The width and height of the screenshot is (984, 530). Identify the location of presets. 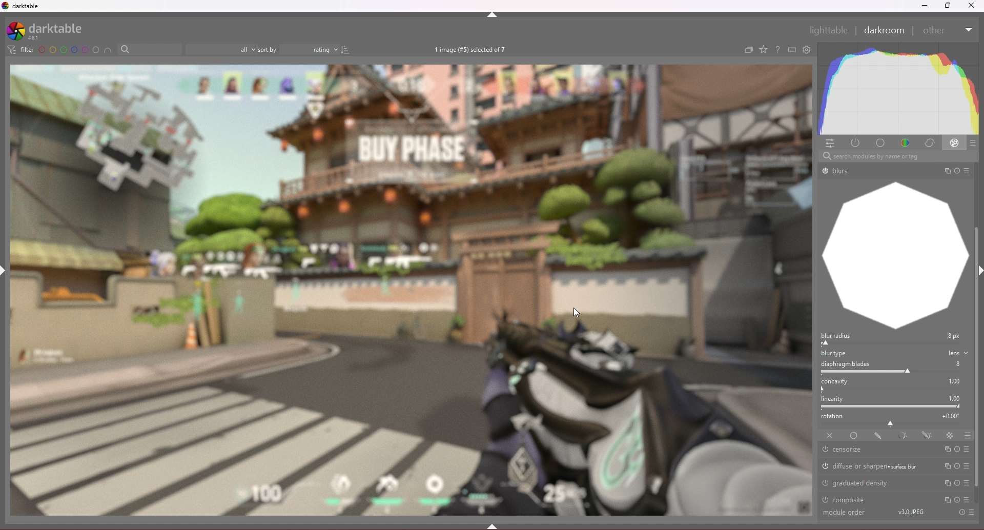
(967, 483).